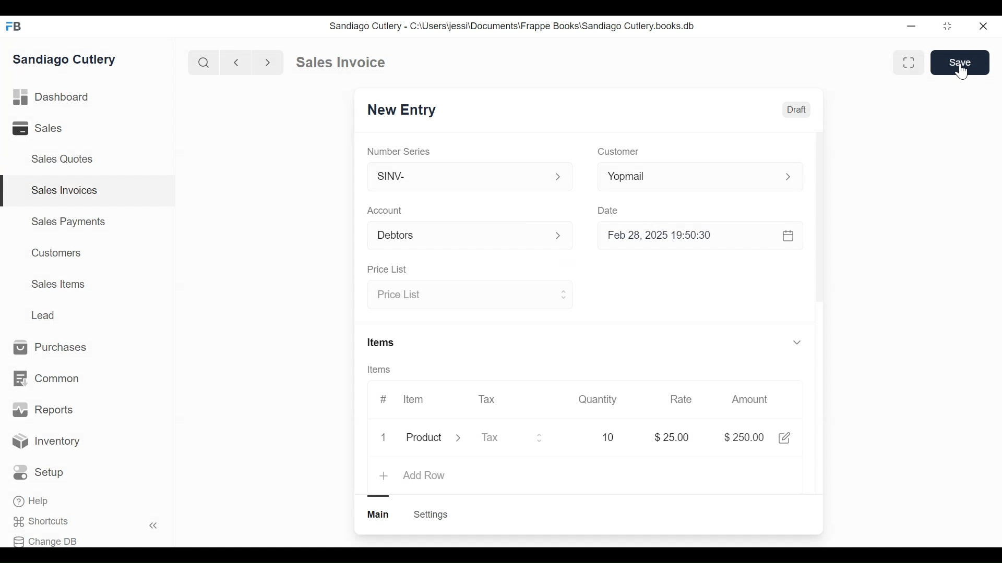 The width and height of the screenshot is (1002, 563). What do you see at coordinates (468, 296) in the screenshot?
I see `Price List` at bounding box center [468, 296].